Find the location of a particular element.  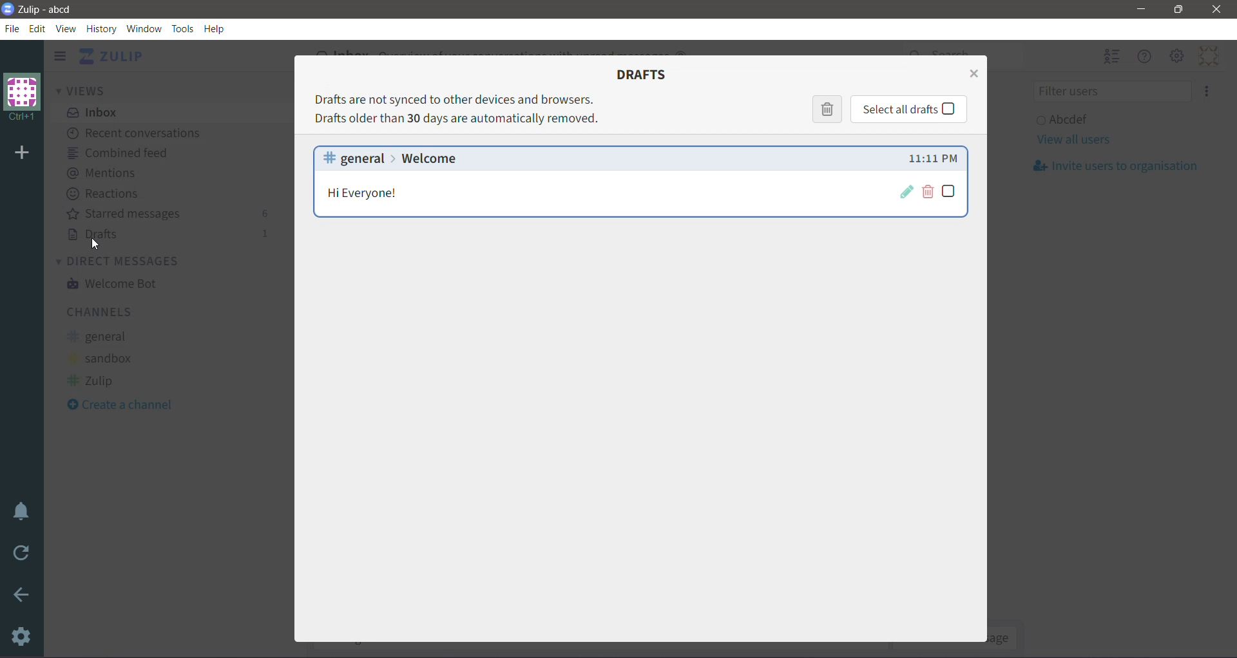

Application Logo is located at coordinates (8, 8).